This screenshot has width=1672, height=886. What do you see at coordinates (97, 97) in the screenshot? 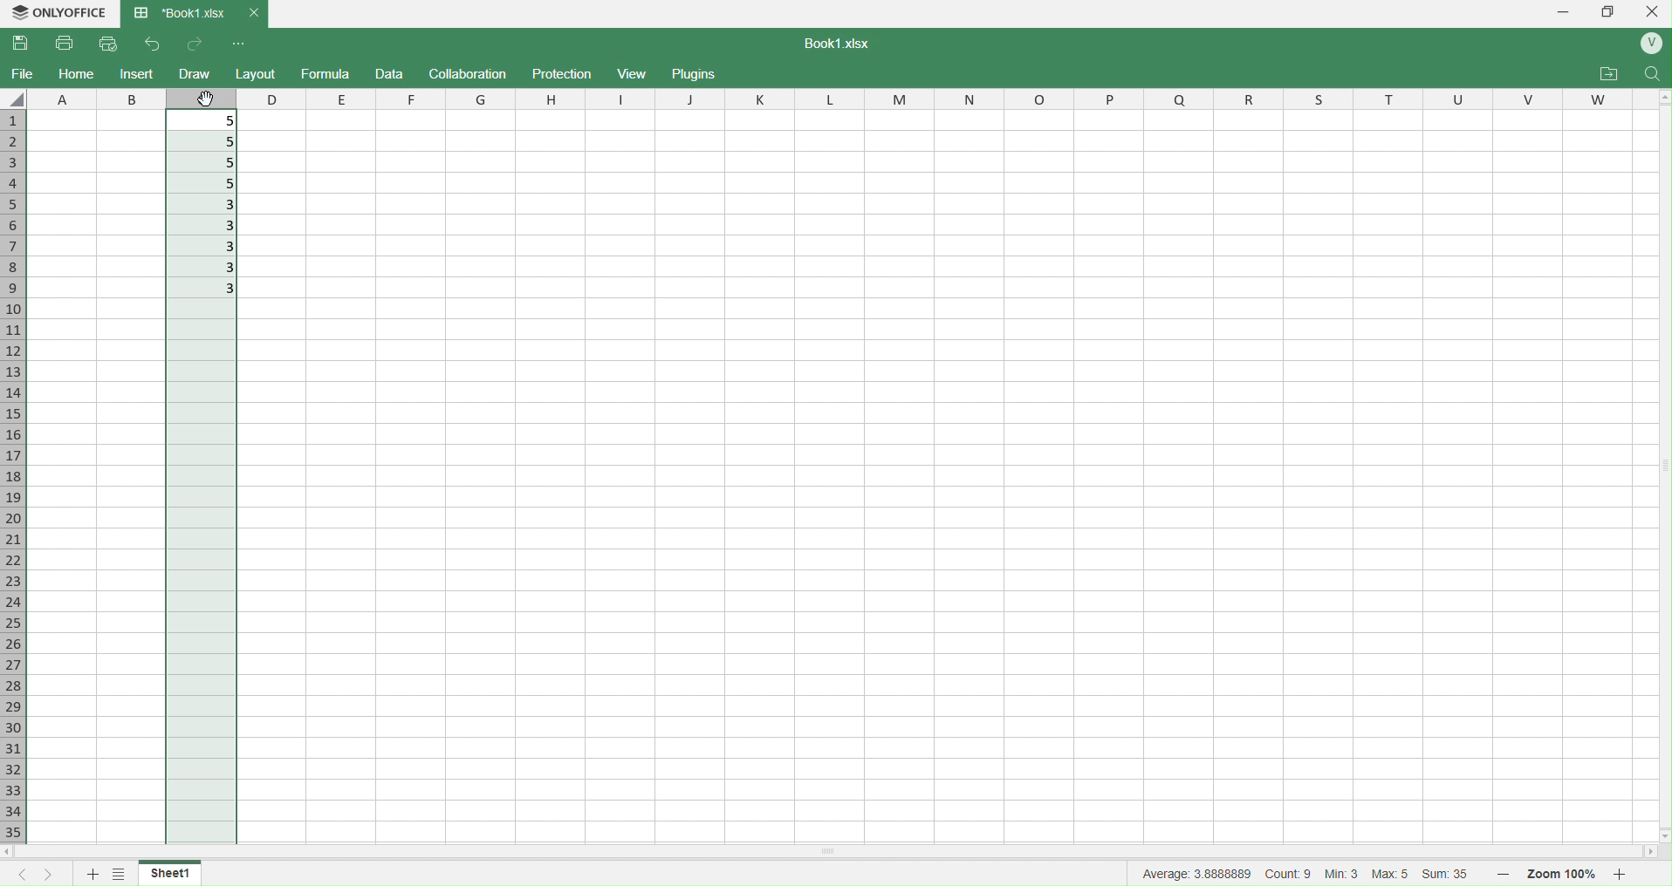
I see `columns` at bounding box center [97, 97].